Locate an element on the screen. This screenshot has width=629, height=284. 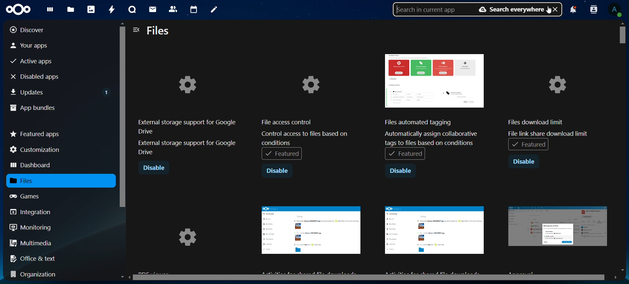
disable is located at coordinates (525, 161).